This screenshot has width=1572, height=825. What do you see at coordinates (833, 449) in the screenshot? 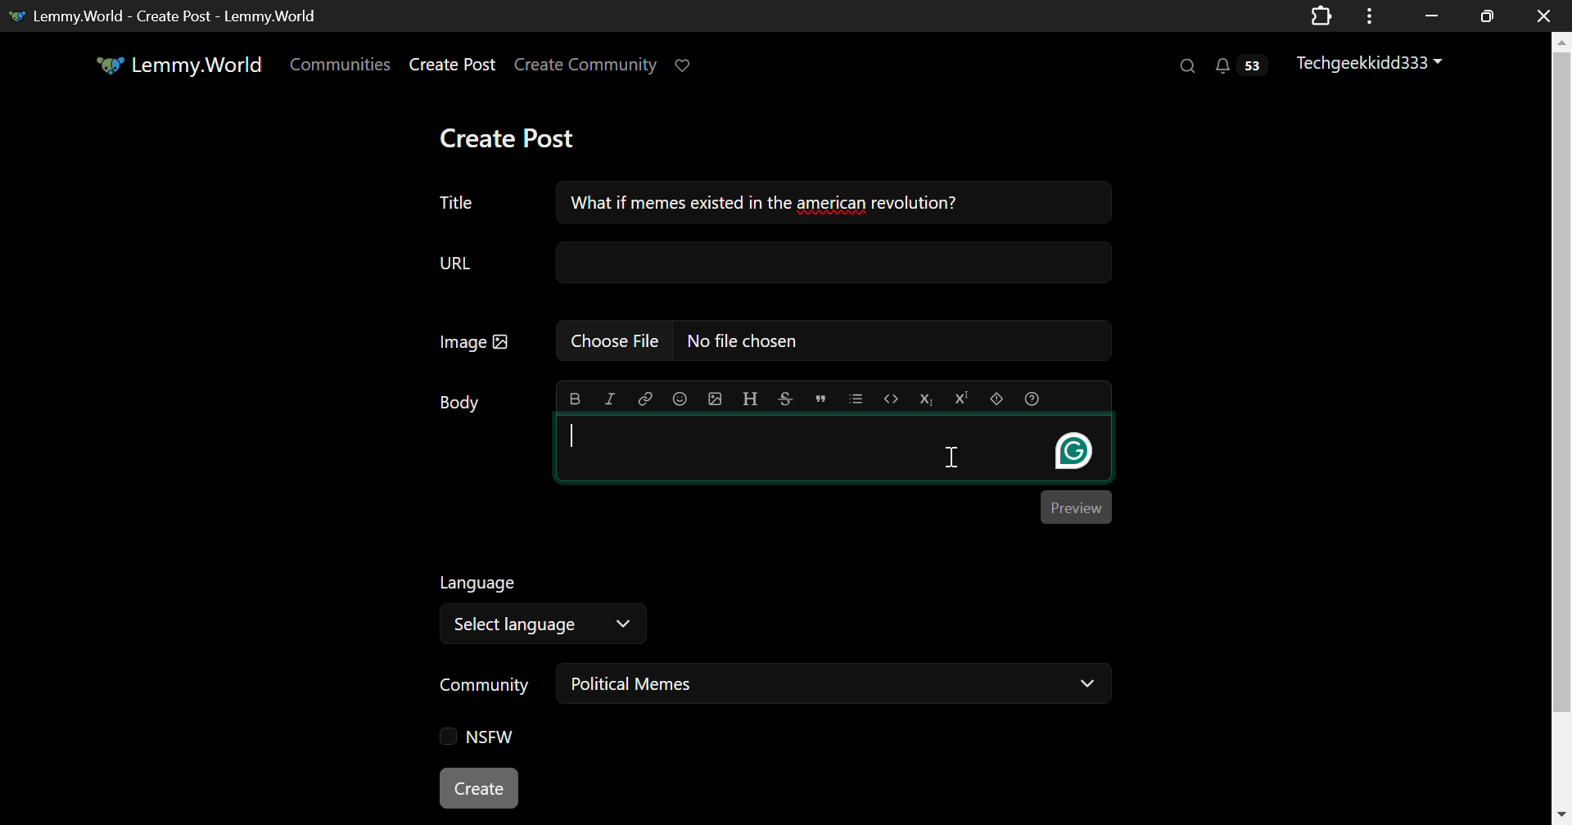
I see `Post Body Textbox Selected to Type In` at bounding box center [833, 449].